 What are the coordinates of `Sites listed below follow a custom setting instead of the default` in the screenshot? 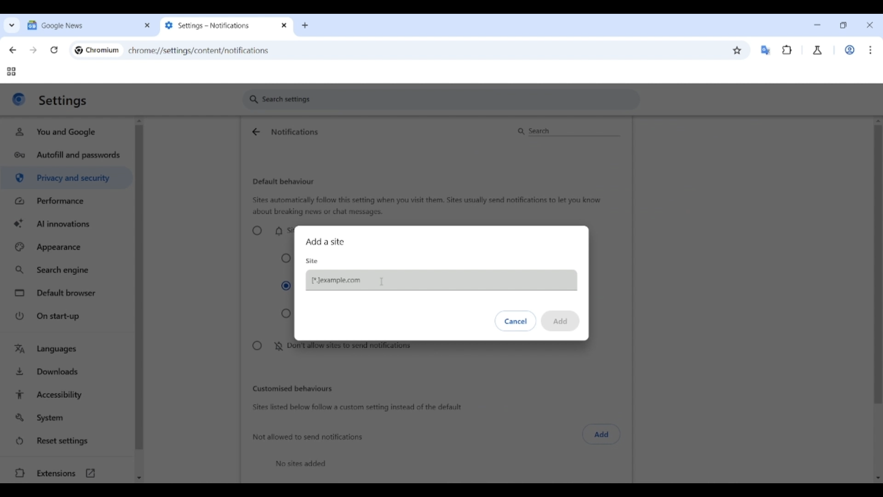 It's located at (356, 408).